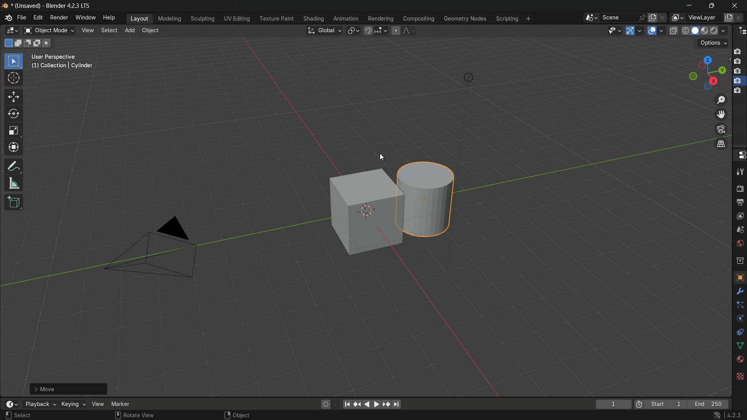  I want to click on view, so click(96, 404).